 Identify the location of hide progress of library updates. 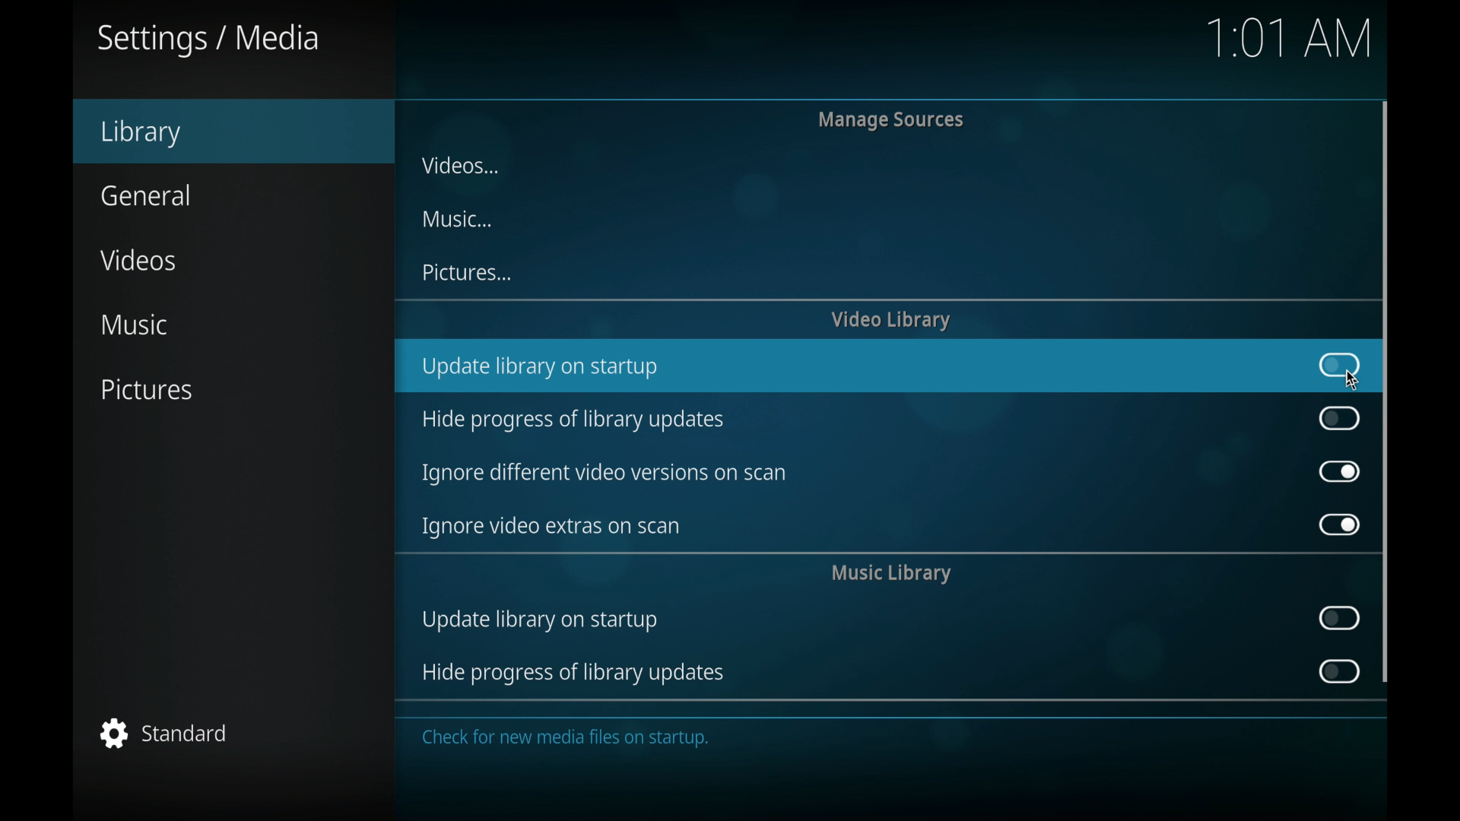
(572, 674).